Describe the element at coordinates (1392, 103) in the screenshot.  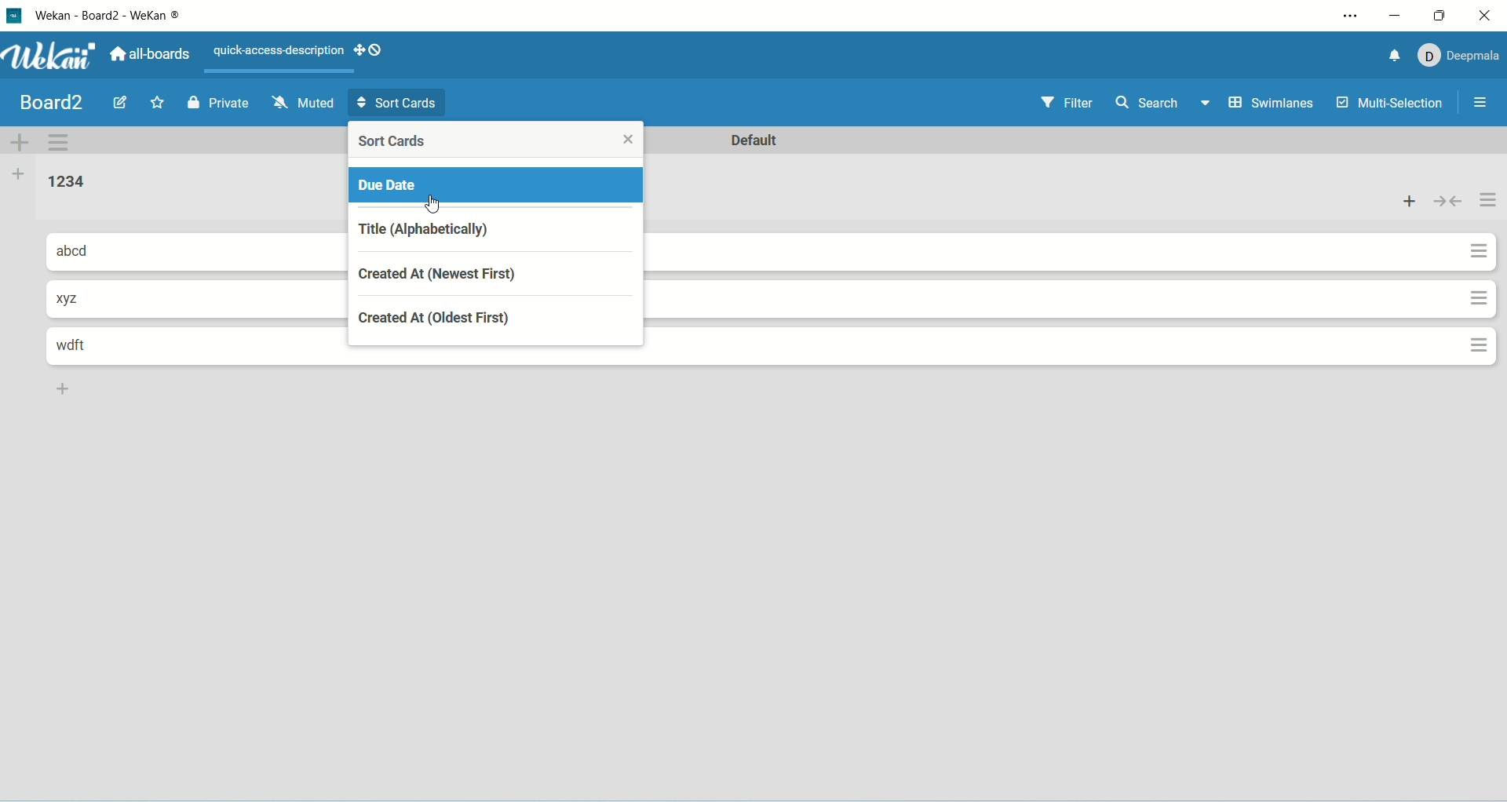
I see `multi-selection` at that location.